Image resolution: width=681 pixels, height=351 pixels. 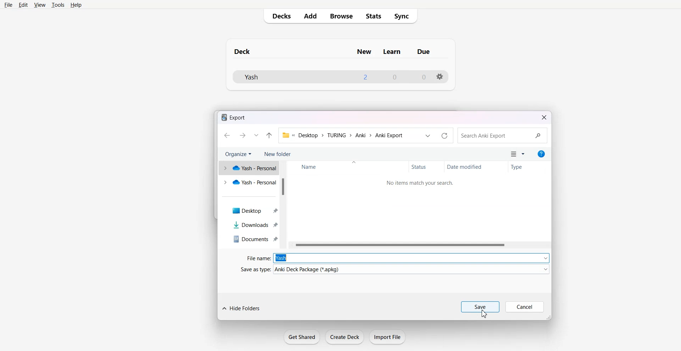 I want to click on Vertical Scroll bar, so click(x=284, y=205).